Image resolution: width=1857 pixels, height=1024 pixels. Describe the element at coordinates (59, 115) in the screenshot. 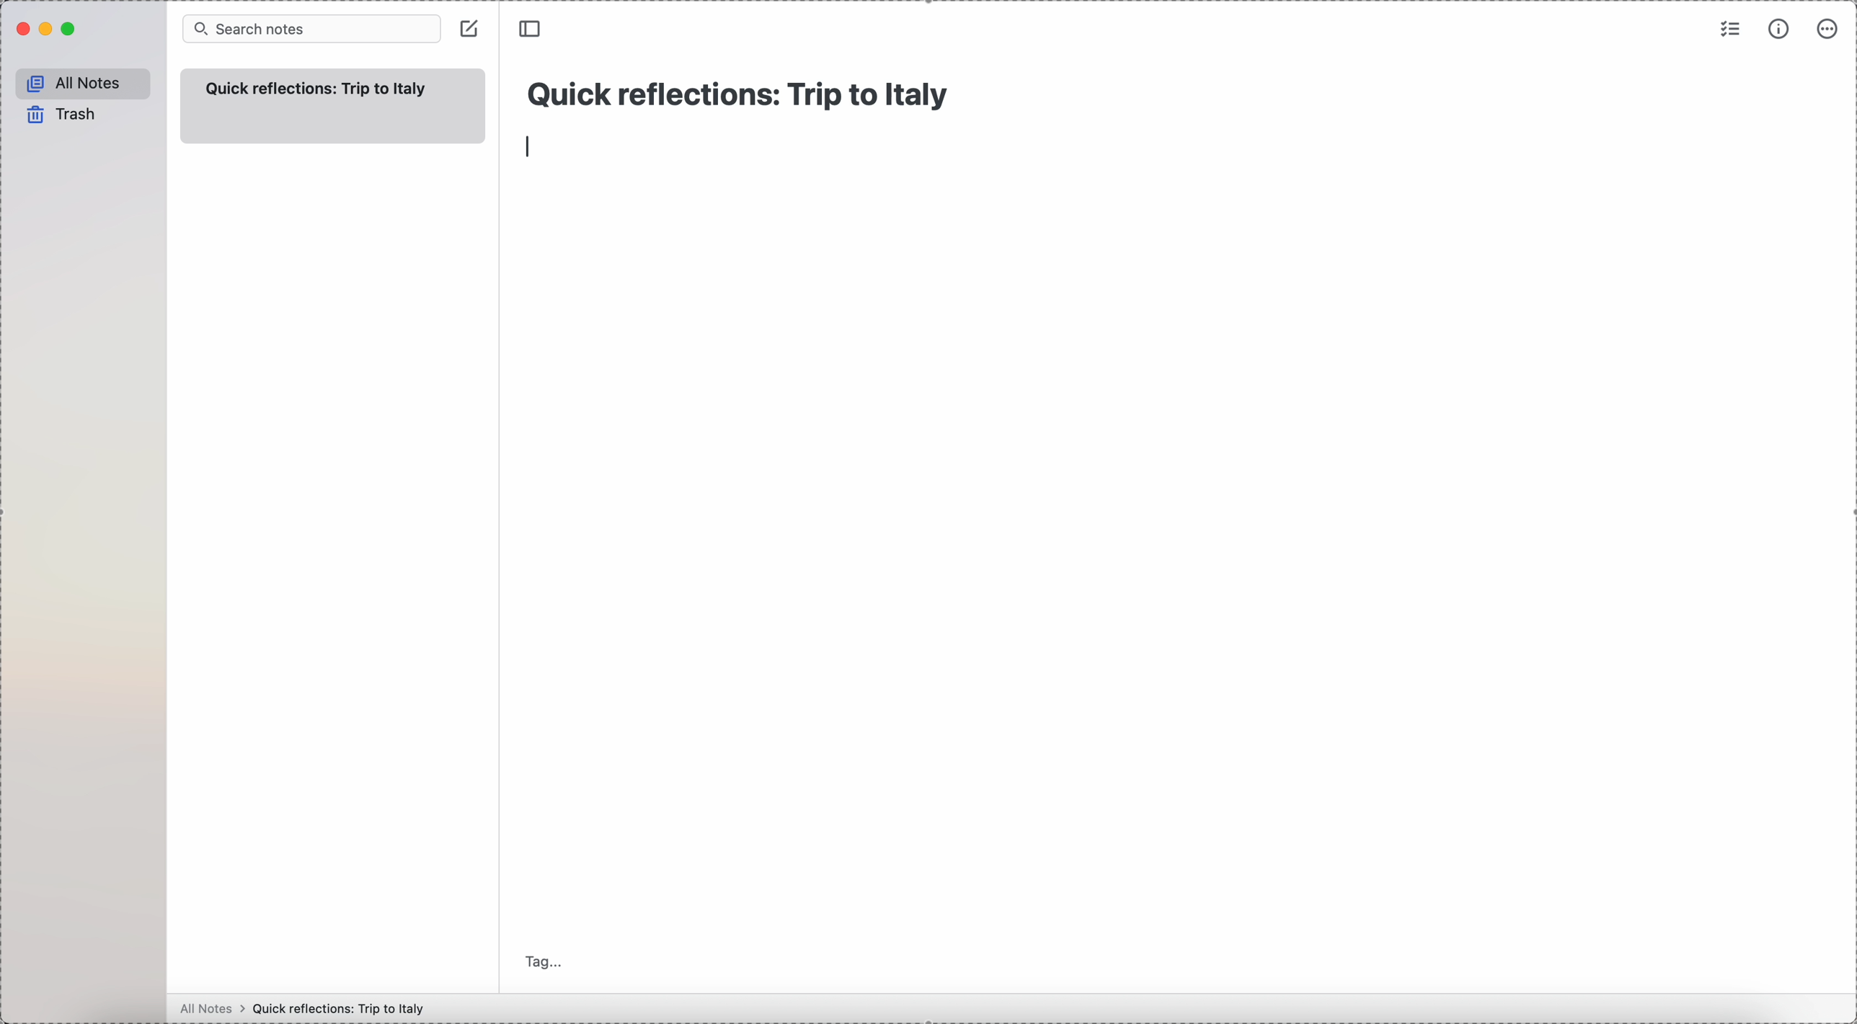

I see `trash` at that location.